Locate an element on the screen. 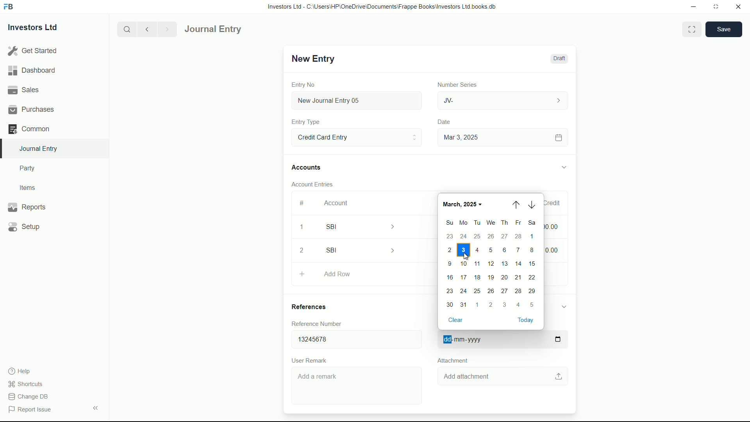 This screenshot has width=750, height=422. SBI is located at coordinates (362, 250).